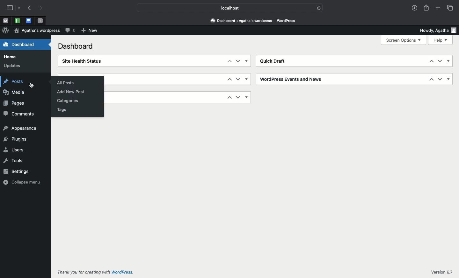 The width and height of the screenshot is (459, 278). I want to click on Hide, so click(448, 80).